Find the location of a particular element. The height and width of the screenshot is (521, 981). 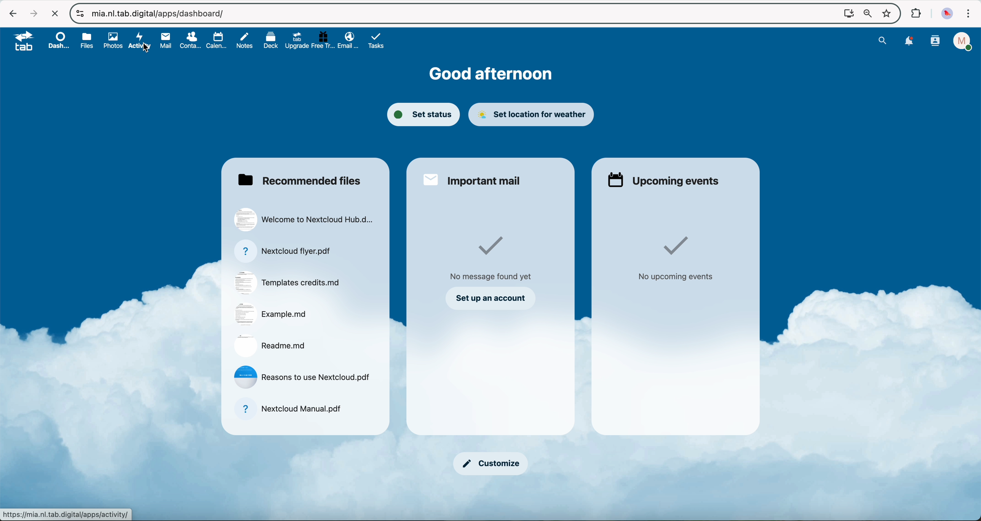

customize and control Google Chrome is located at coordinates (969, 14).